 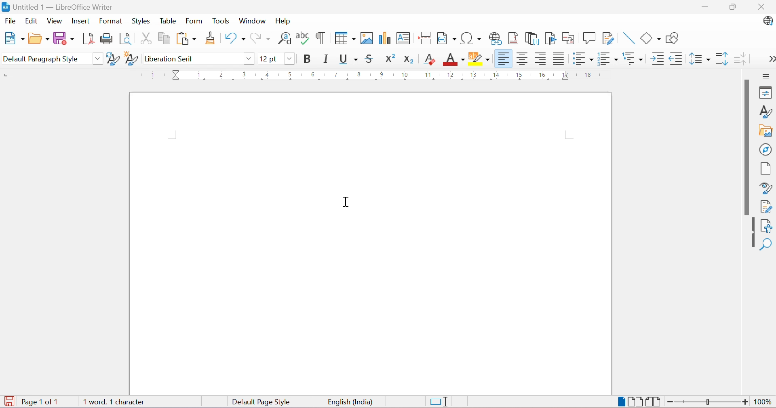 What do you see at coordinates (345, 38) in the screenshot?
I see `Insert Table` at bounding box center [345, 38].